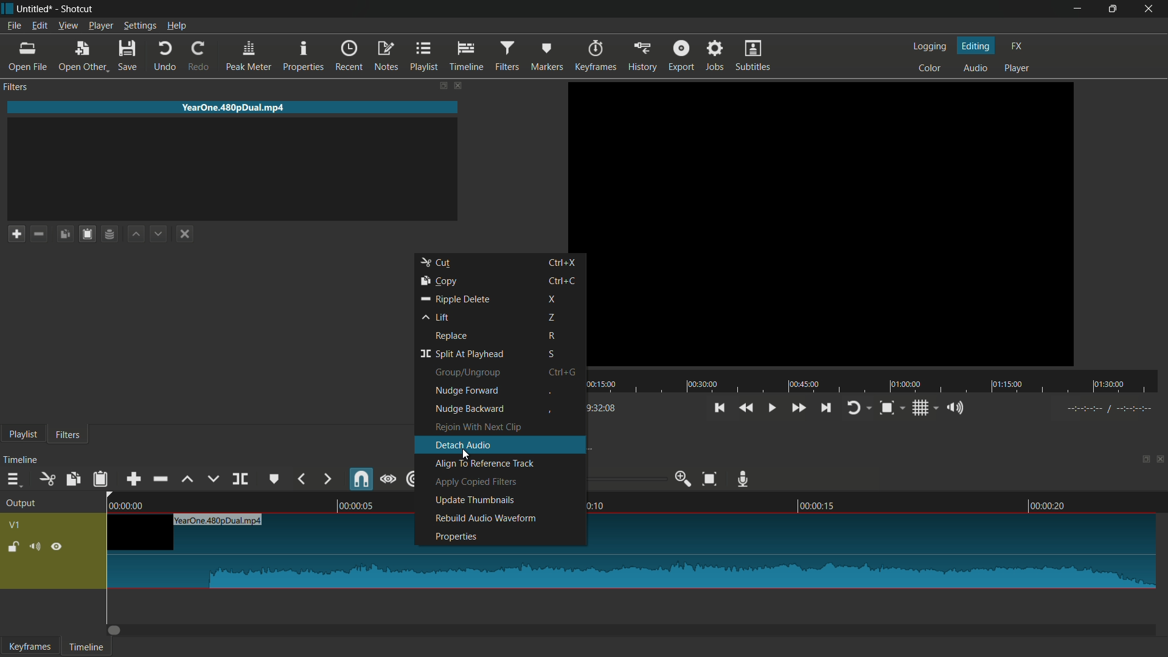 This screenshot has width=1168, height=657. What do you see at coordinates (426, 55) in the screenshot?
I see `playlist` at bounding box center [426, 55].